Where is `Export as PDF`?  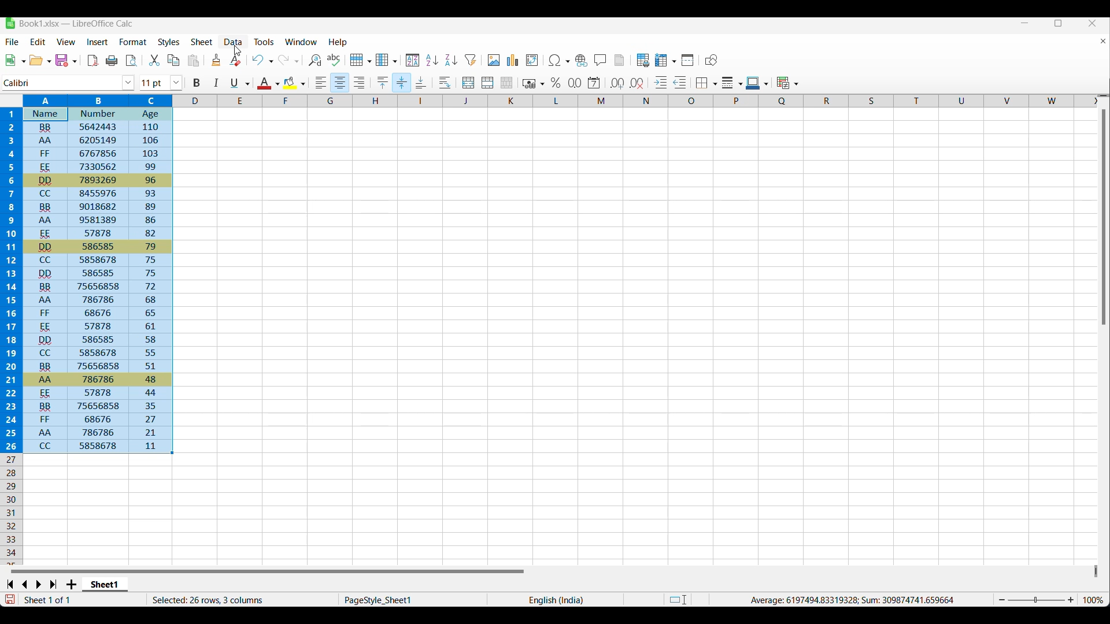 Export as PDF is located at coordinates (94, 61).